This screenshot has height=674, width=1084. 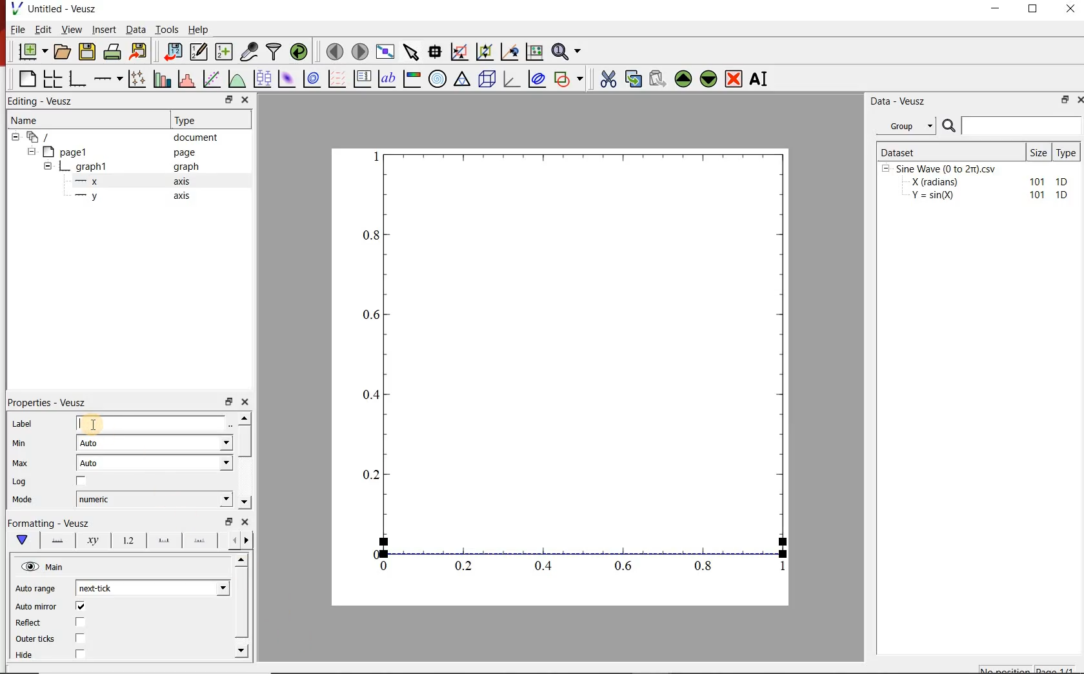 I want to click on histogram, so click(x=188, y=78).